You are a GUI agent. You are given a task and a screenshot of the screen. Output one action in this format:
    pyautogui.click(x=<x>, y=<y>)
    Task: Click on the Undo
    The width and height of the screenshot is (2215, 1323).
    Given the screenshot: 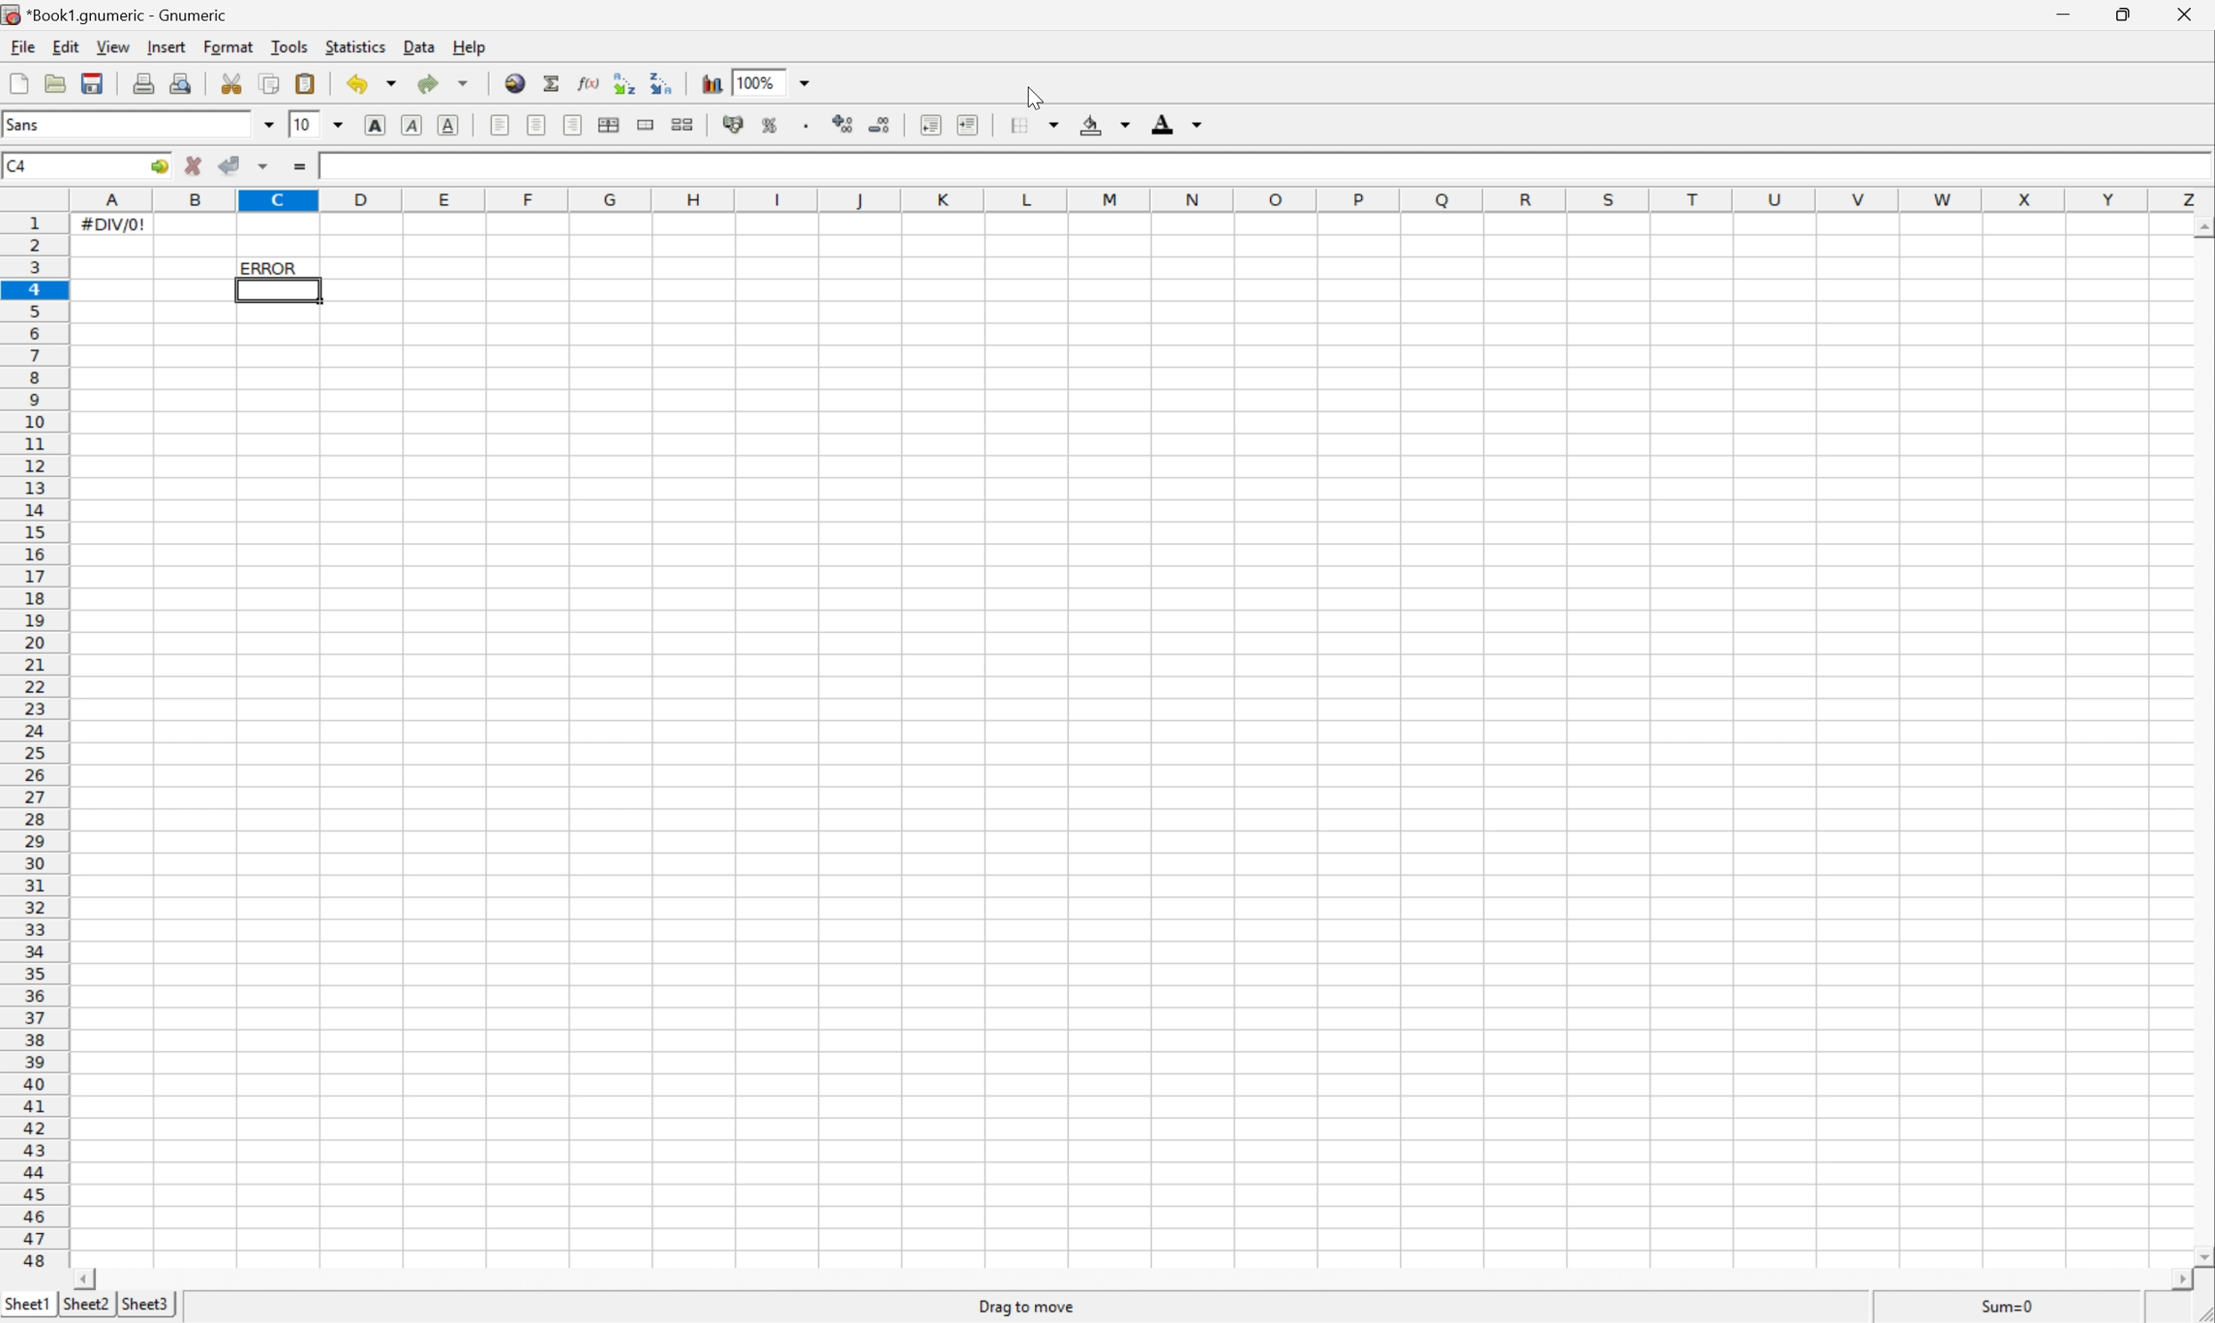 What is the action you would take?
    pyautogui.click(x=356, y=86)
    